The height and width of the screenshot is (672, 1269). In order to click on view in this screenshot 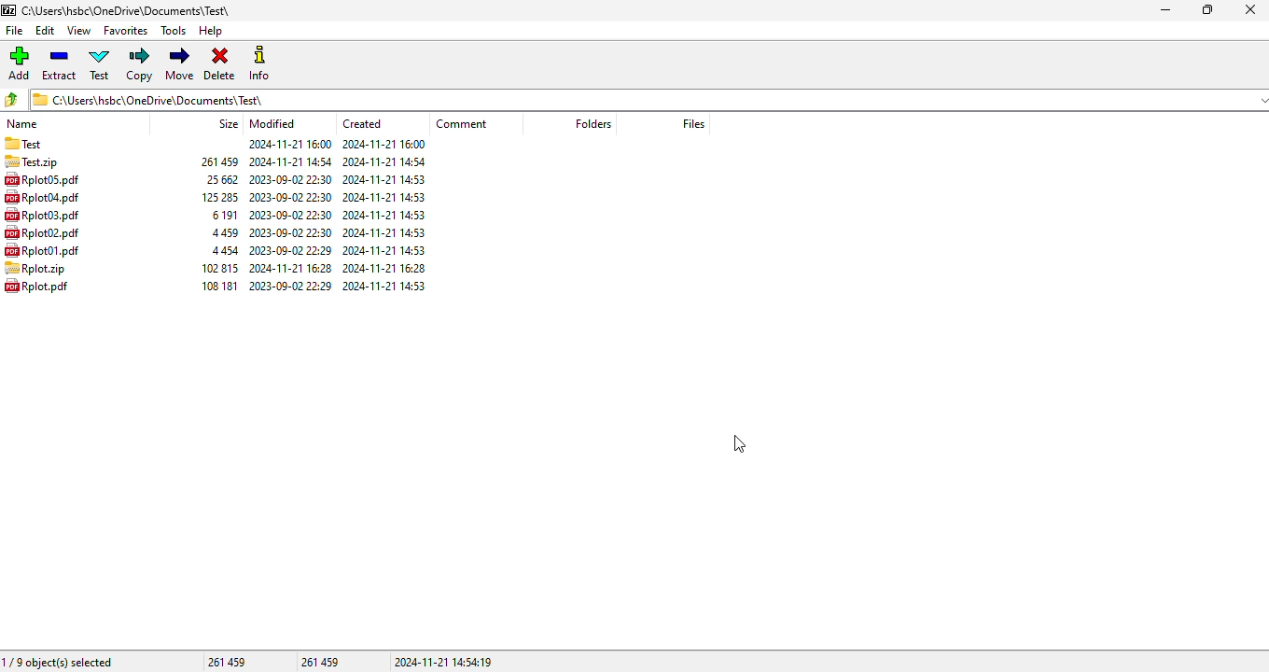, I will do `click(80, 30)`.